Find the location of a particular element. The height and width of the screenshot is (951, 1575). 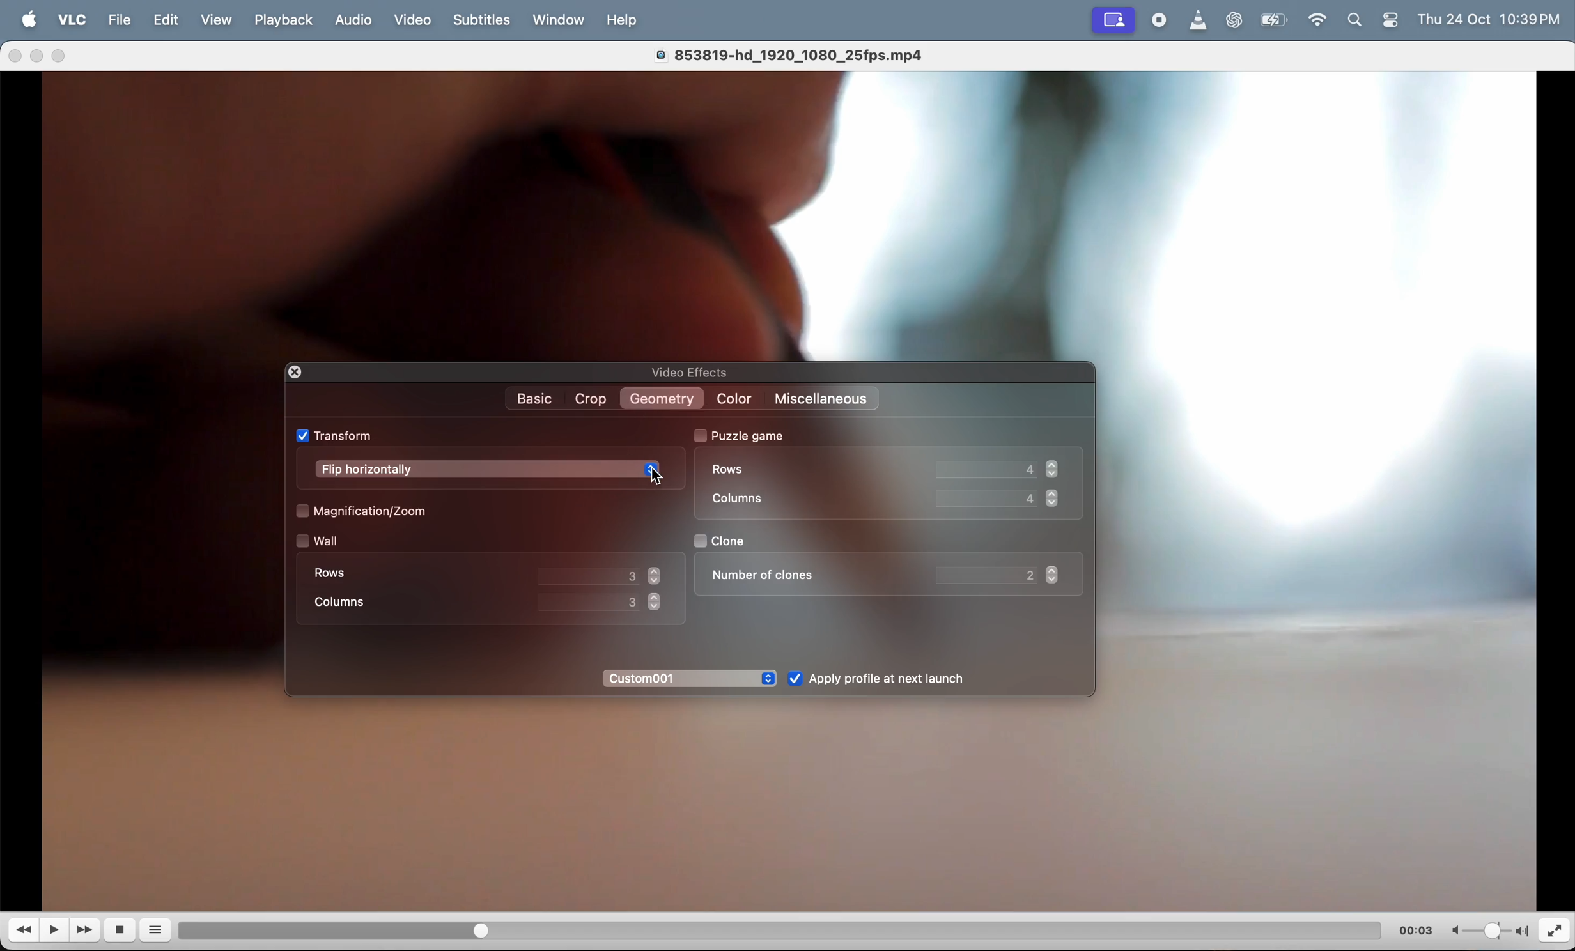

volume  is located at coordinates (1487, 930).